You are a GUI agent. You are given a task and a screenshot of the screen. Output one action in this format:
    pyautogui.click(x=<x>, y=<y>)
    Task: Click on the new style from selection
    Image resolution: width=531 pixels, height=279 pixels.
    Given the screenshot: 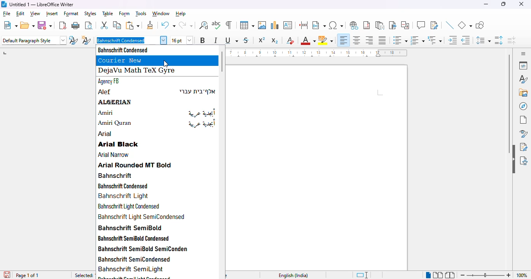 What is the action you would take?
    pyautogui.click(x=87, y=41)
    